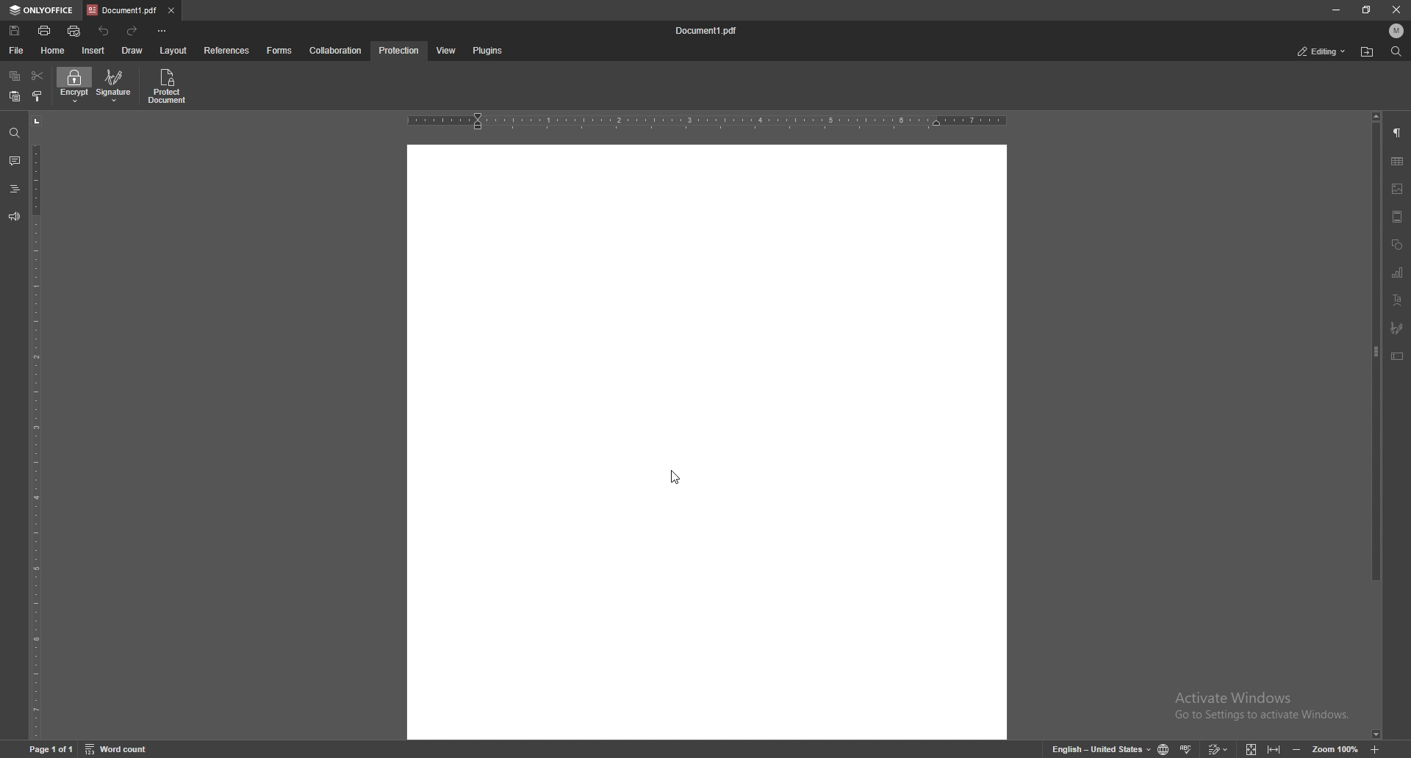 The width and height of the screenshot is (1411, 758). I want to click on forms, so click(280, 51).